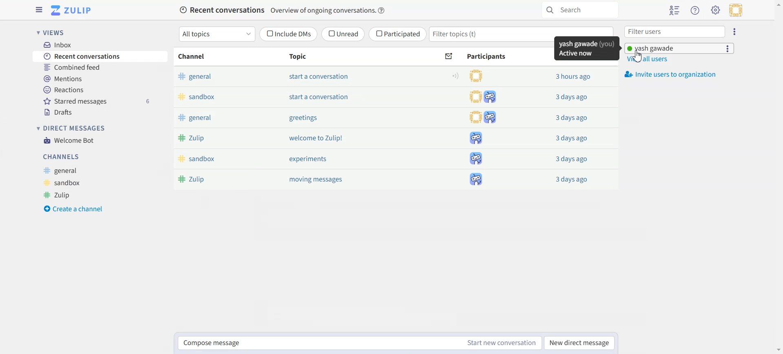 Image resolution: width=783 pixels, height=354 pixels. I want to click on Unread, so click(342, 34).